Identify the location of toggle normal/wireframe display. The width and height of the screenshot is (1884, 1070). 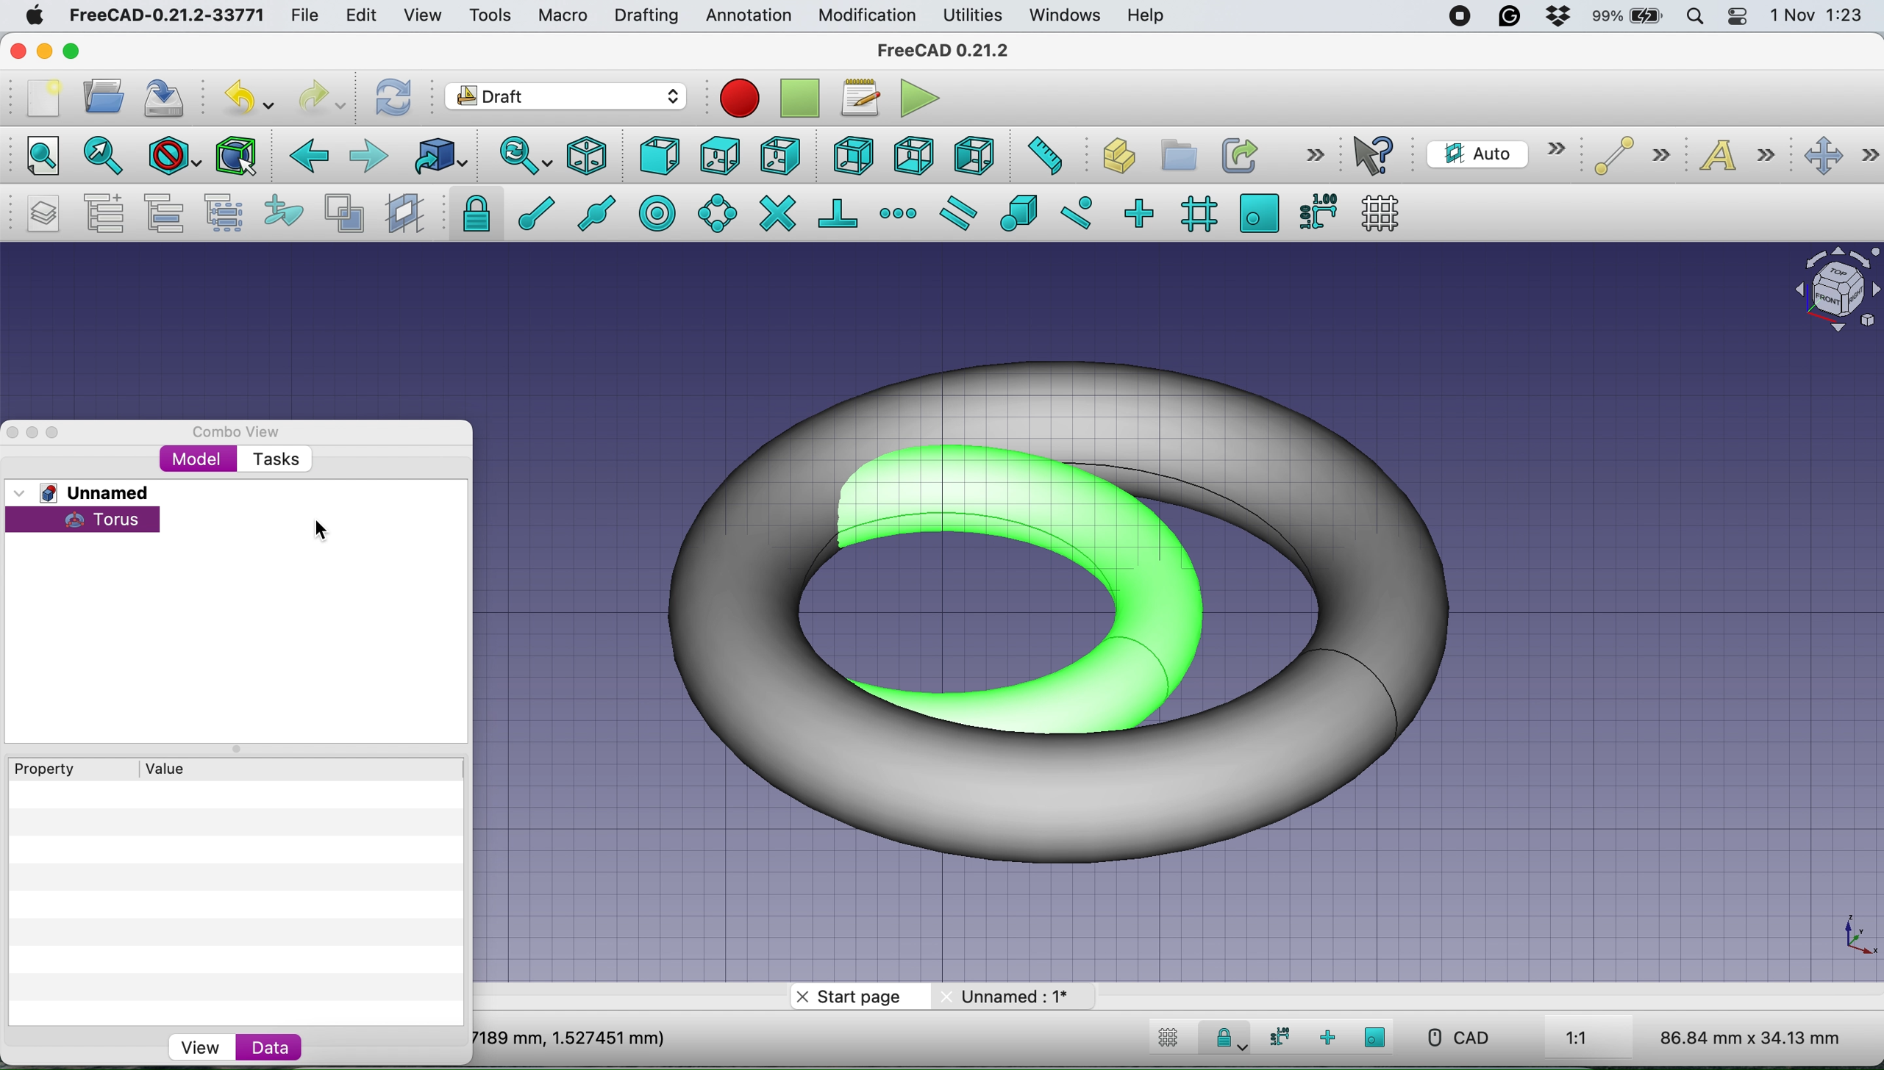
(343, 214).